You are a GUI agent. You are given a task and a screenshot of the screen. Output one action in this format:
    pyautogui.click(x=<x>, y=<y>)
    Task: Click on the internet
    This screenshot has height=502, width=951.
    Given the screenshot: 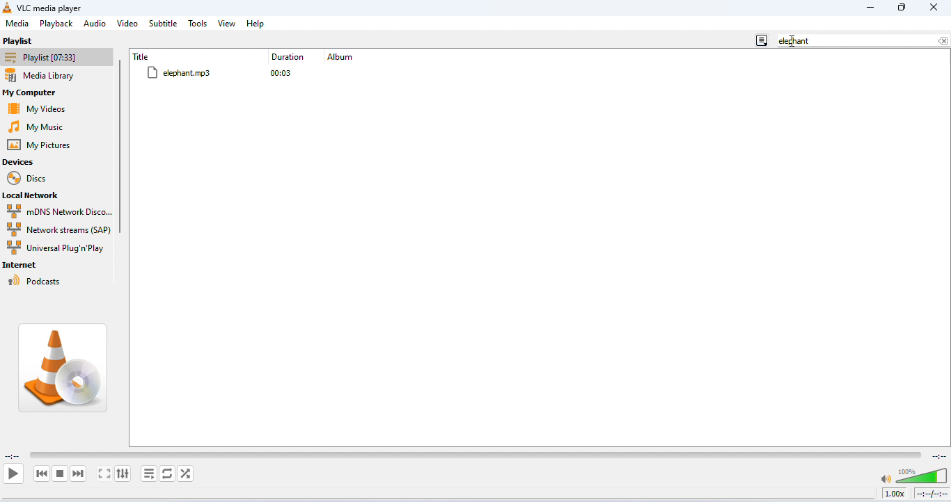 What is the action you would take?
    pyautogui.click(x=23, y=266)
    